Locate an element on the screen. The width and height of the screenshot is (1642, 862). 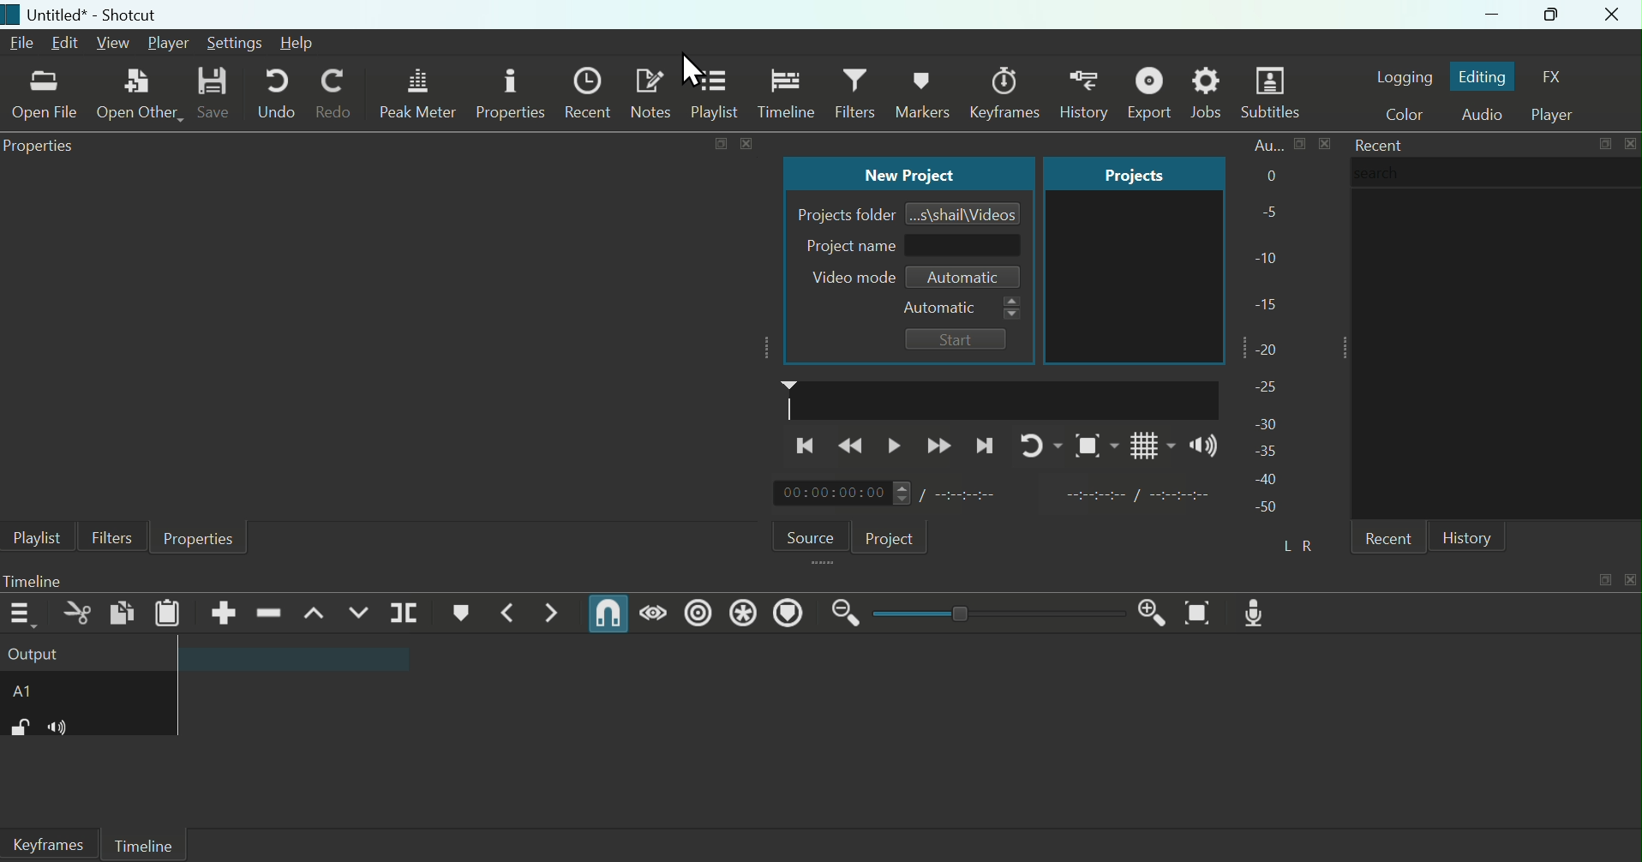
Projects is located at coordinates (1118, 173).